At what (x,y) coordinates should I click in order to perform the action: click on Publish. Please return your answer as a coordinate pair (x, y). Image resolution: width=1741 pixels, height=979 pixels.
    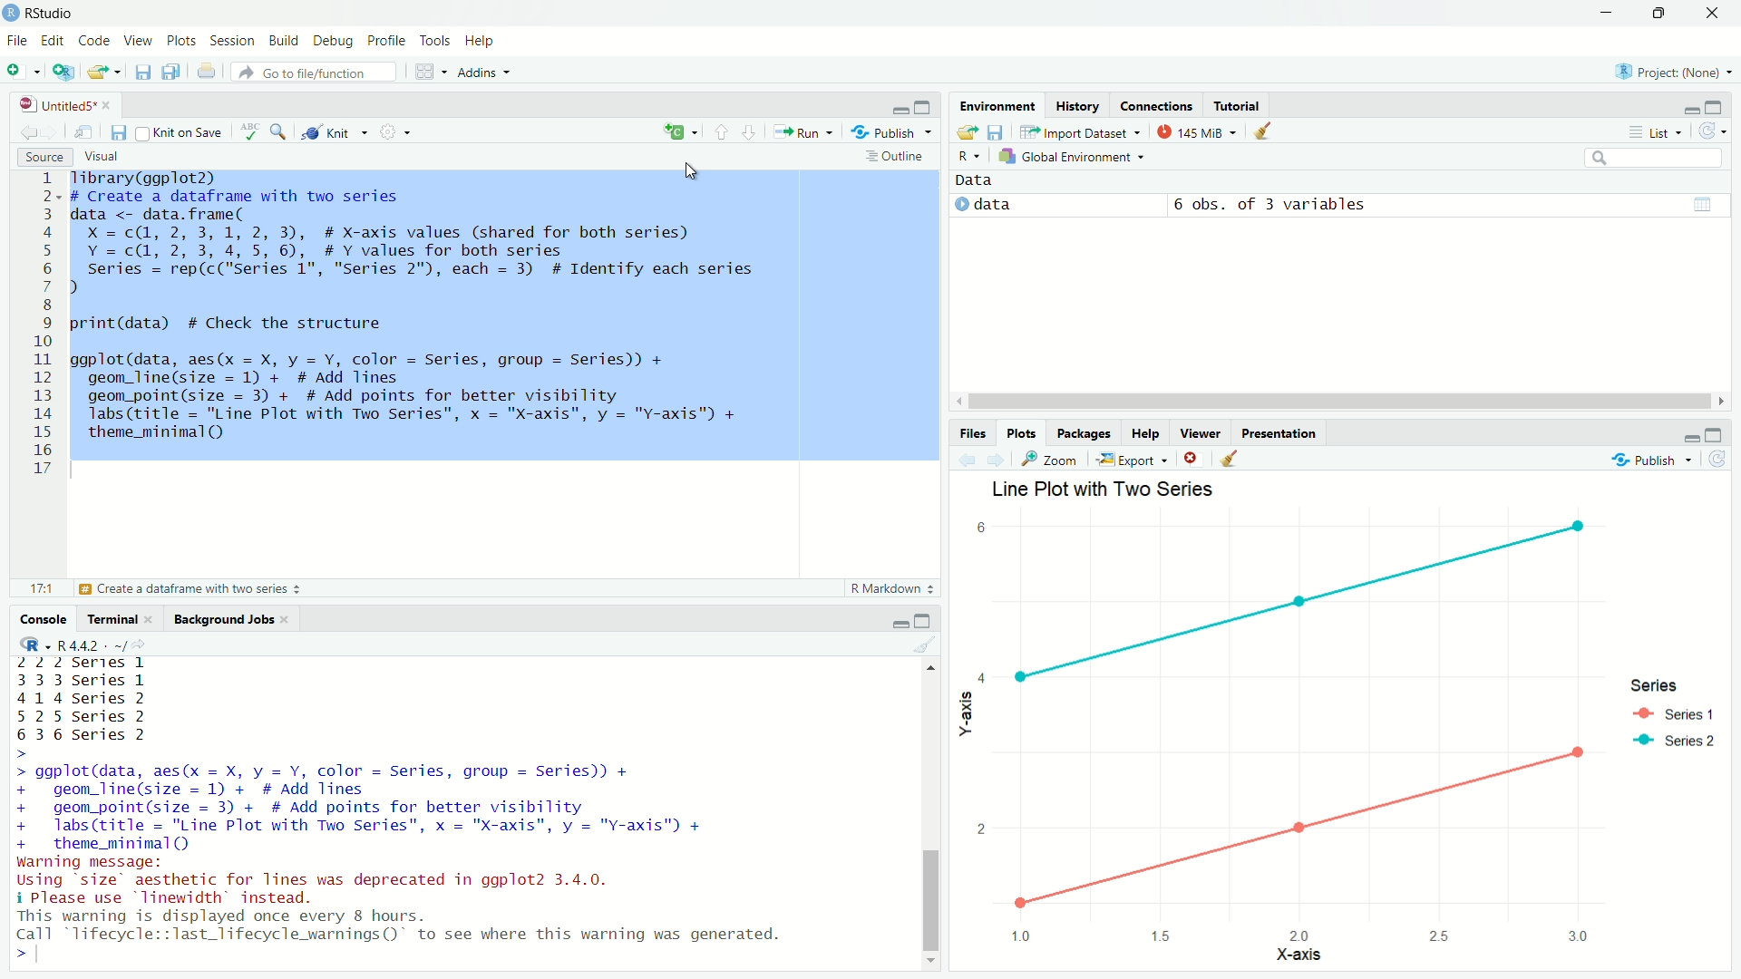
    Looking at the image, I should click on (1650, 461).